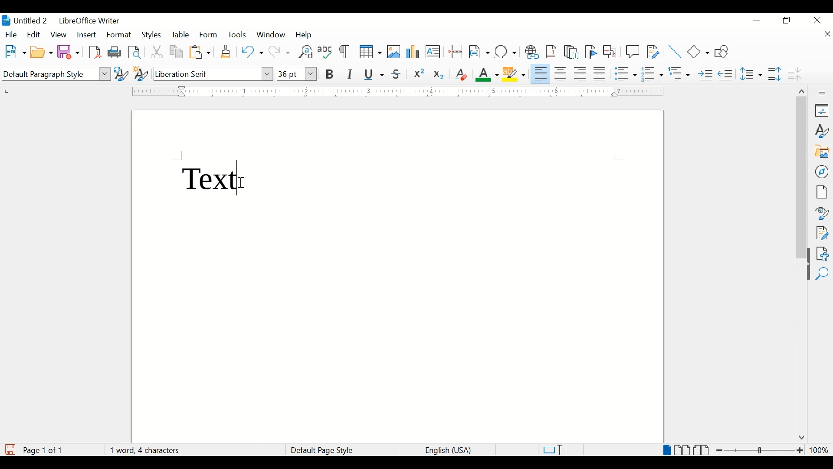 The width and height of the screenshot is (833, 469). Describe the element at coordinates (59, 35) in the screenshot. I see `view` at that location.